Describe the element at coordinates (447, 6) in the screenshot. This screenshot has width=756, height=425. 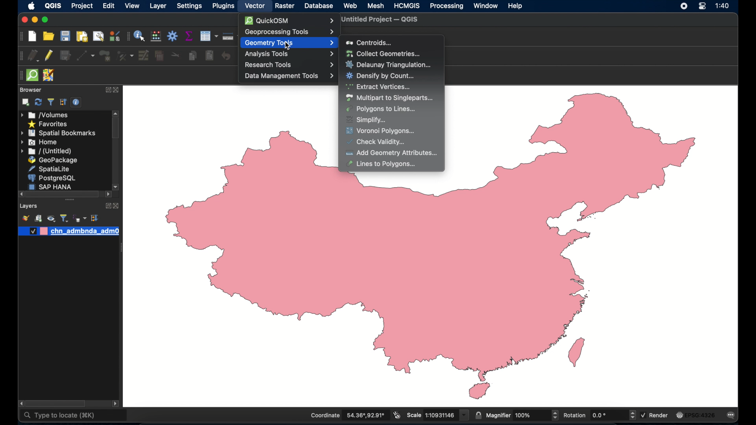
I see `processing ` at that location.